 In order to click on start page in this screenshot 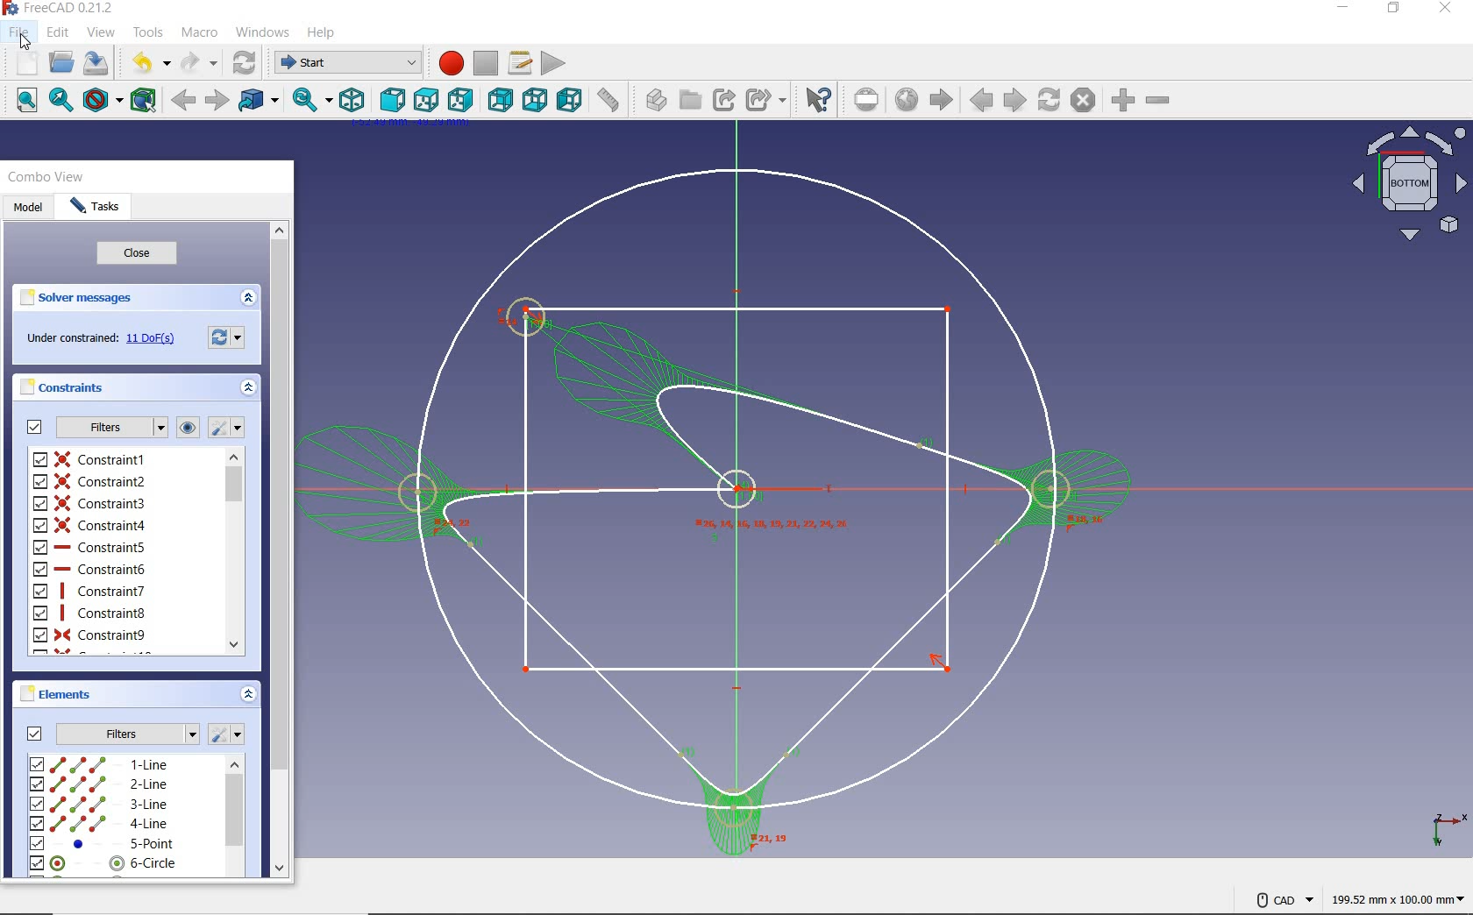, I will do `click(942, 100)`.